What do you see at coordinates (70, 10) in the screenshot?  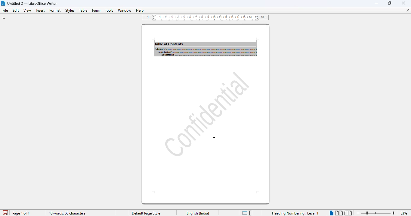 I see `styles` at bounding box center [70, 10].